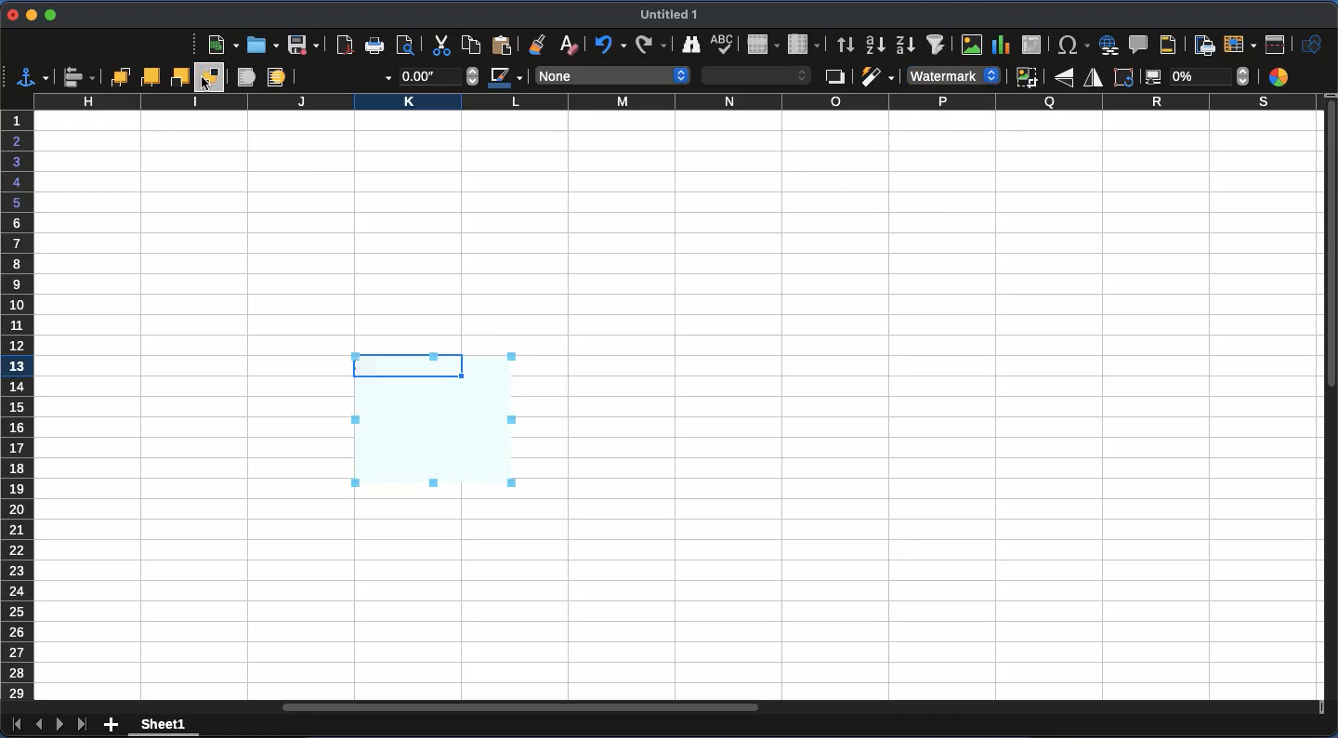 Image resolution: width=1338 pixels, height=738 pixels. Describe the element at coordinates (877, 76) in the screenshot. I see `filter` at that location.